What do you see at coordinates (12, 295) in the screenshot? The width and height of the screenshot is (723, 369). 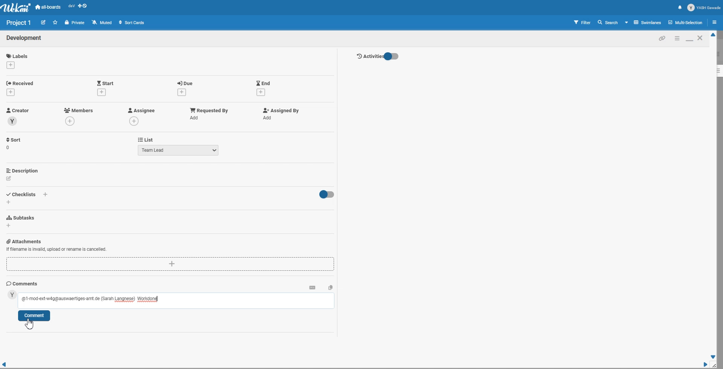 I see `avatar` at bounding box center [12, 295].